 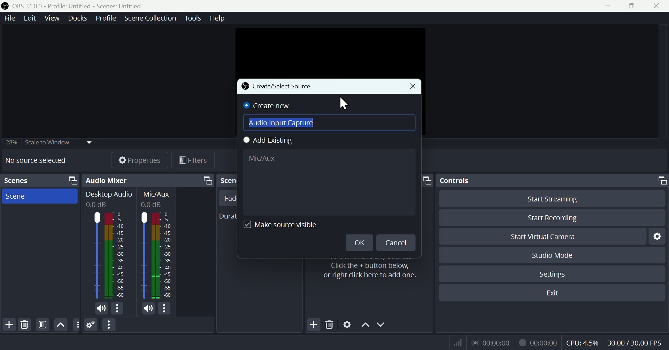 I want to click on Close, so click(x=412, y=87).